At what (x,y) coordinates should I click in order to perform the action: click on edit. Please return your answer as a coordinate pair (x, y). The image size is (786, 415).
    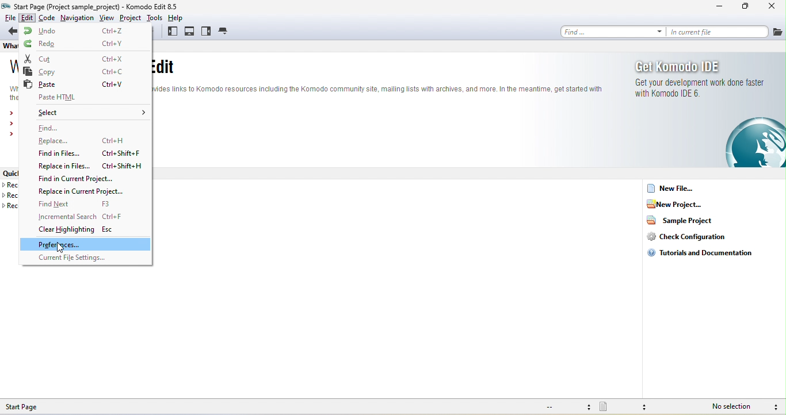
    Looking at the image, I should click on (27, 18).